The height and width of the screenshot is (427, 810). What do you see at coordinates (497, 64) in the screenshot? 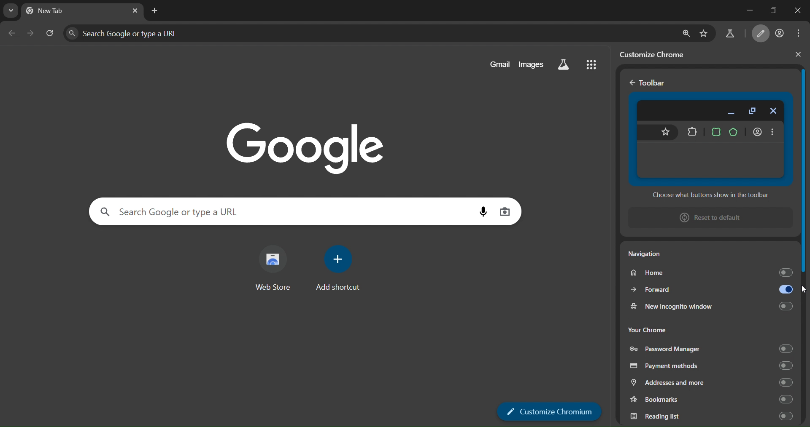
I see `gmail` at bounding box center [497, 64].